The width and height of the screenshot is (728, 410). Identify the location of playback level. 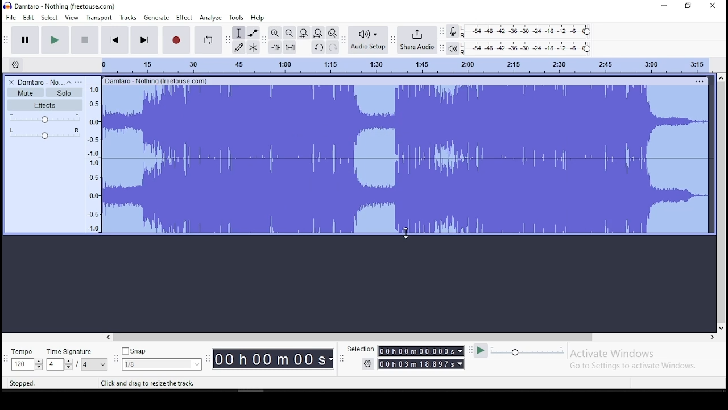
(526, 48).